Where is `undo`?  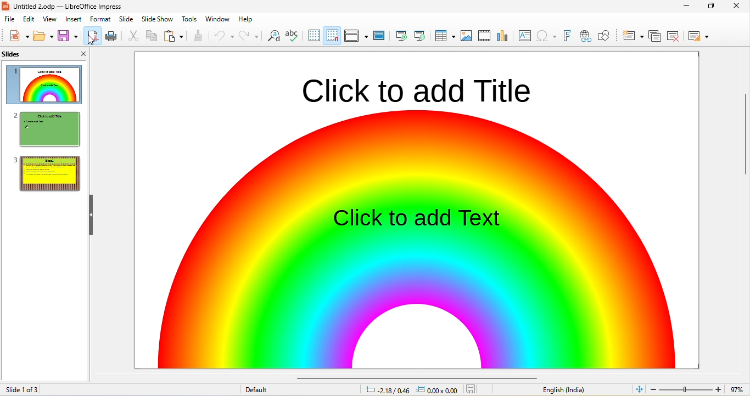 undo is located at coordinates (223, 35).